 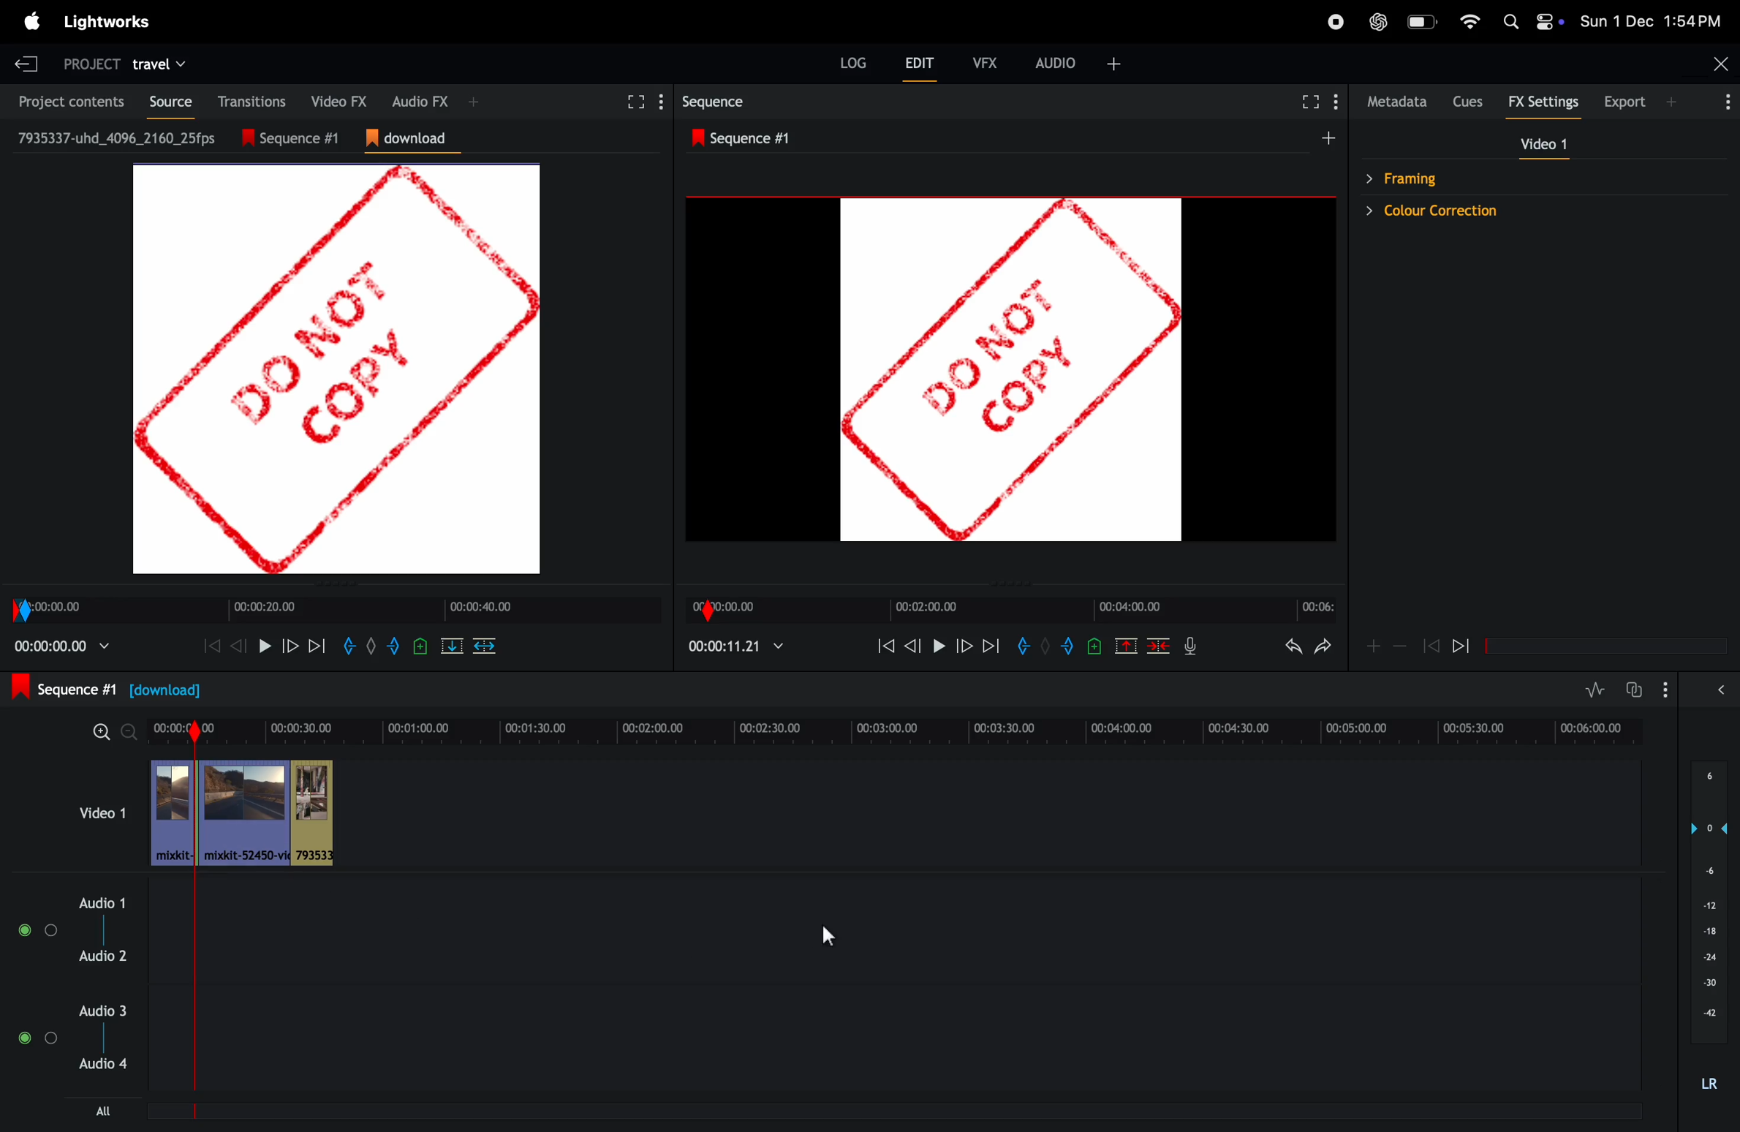 What do you see at coordinates (104, 1111) in the screenshot?
I see `all` at bounding box center [104, 1111].